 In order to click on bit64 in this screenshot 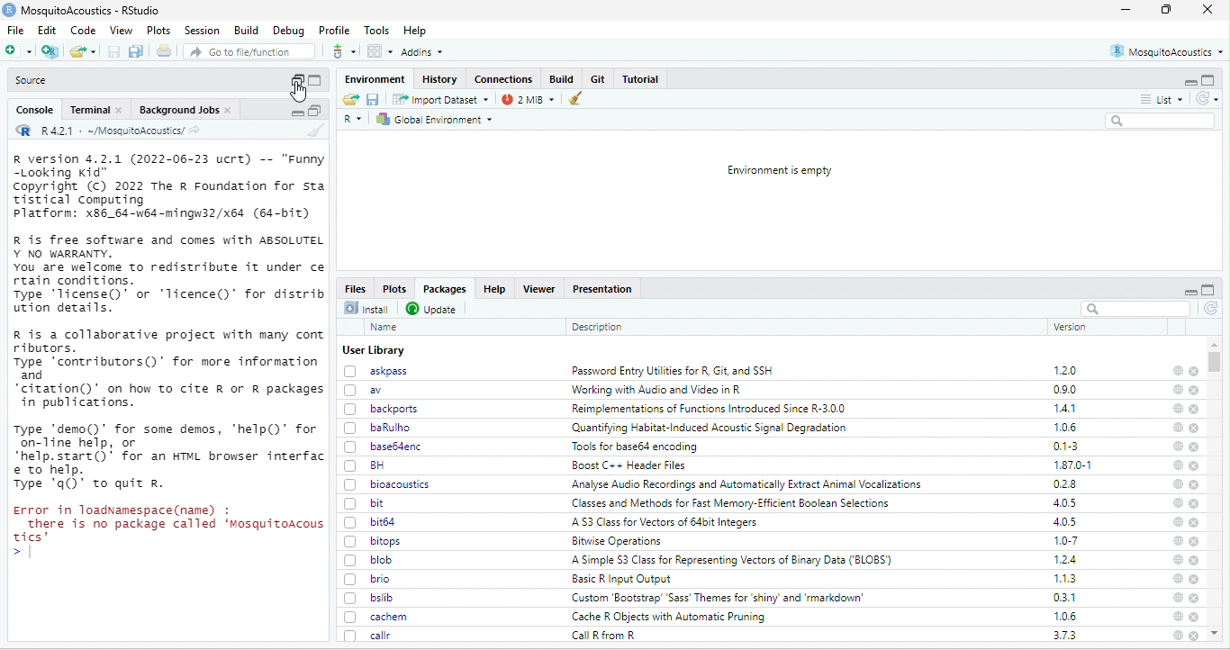, I will do `click(371, 521)`.